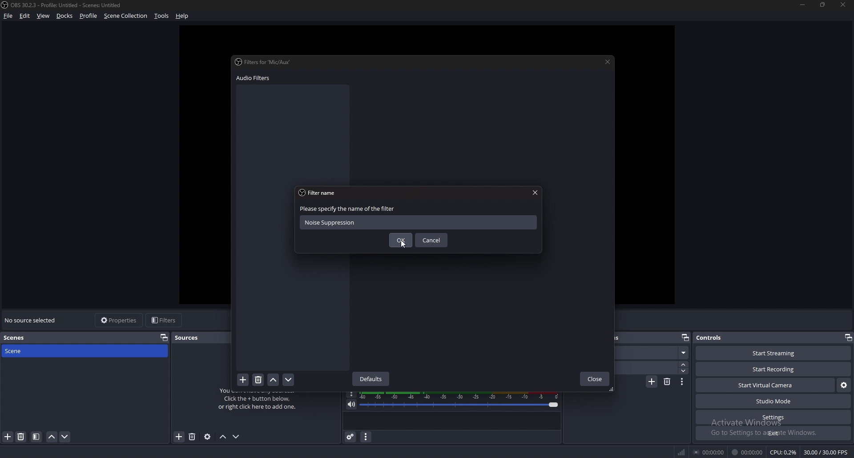  Describe the element at coordinates (89, 16) in the screenshot. I see `profile` at that location.